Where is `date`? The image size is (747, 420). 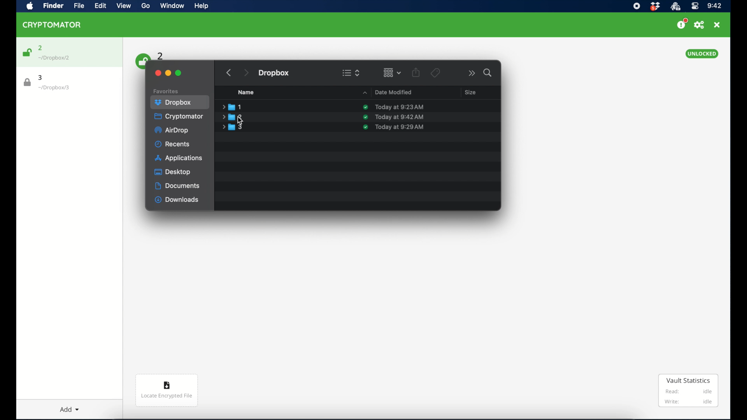 date is located at coordinates (399, 117).